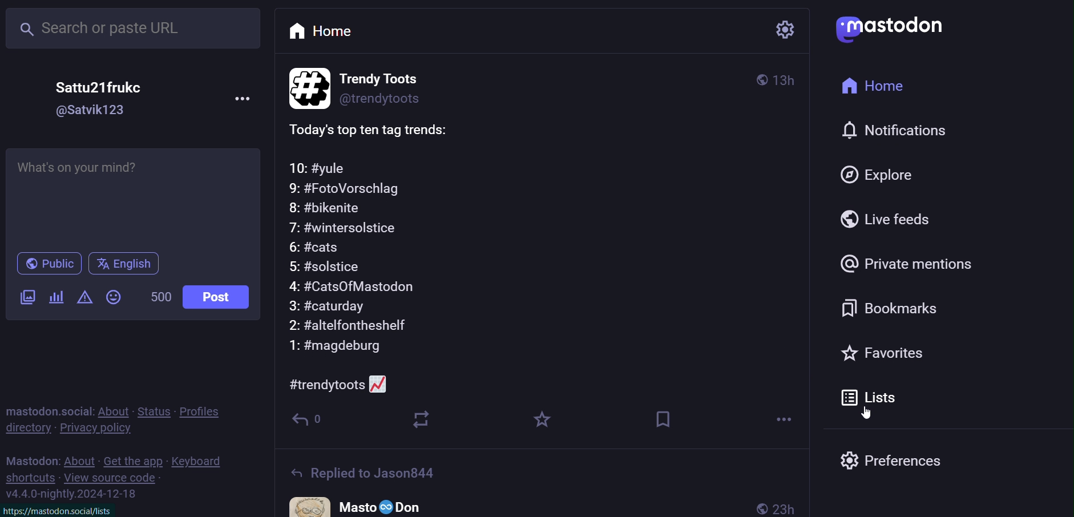  What do you see at coordinates (309, 421) in the screenshot?
I see `reply` at bounding box center [309, 421].